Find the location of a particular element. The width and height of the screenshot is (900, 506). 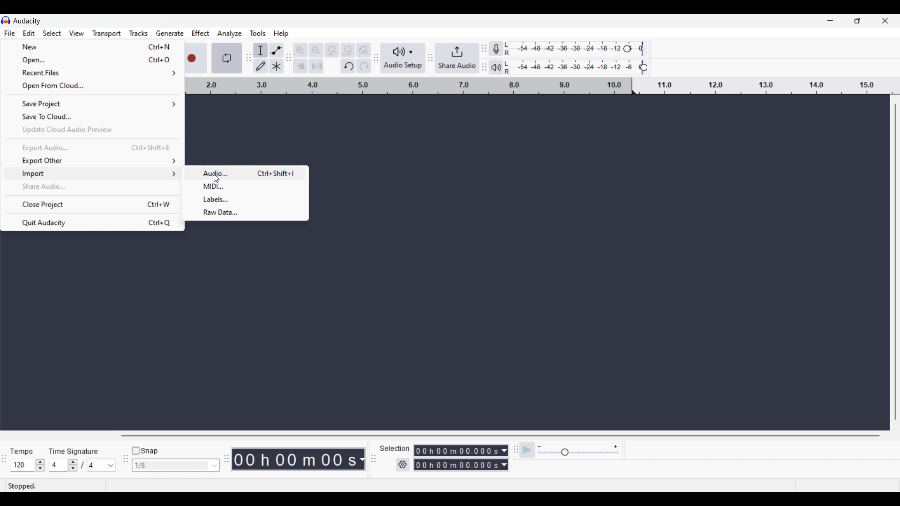

Share audio is located at coordinates (456, 58).